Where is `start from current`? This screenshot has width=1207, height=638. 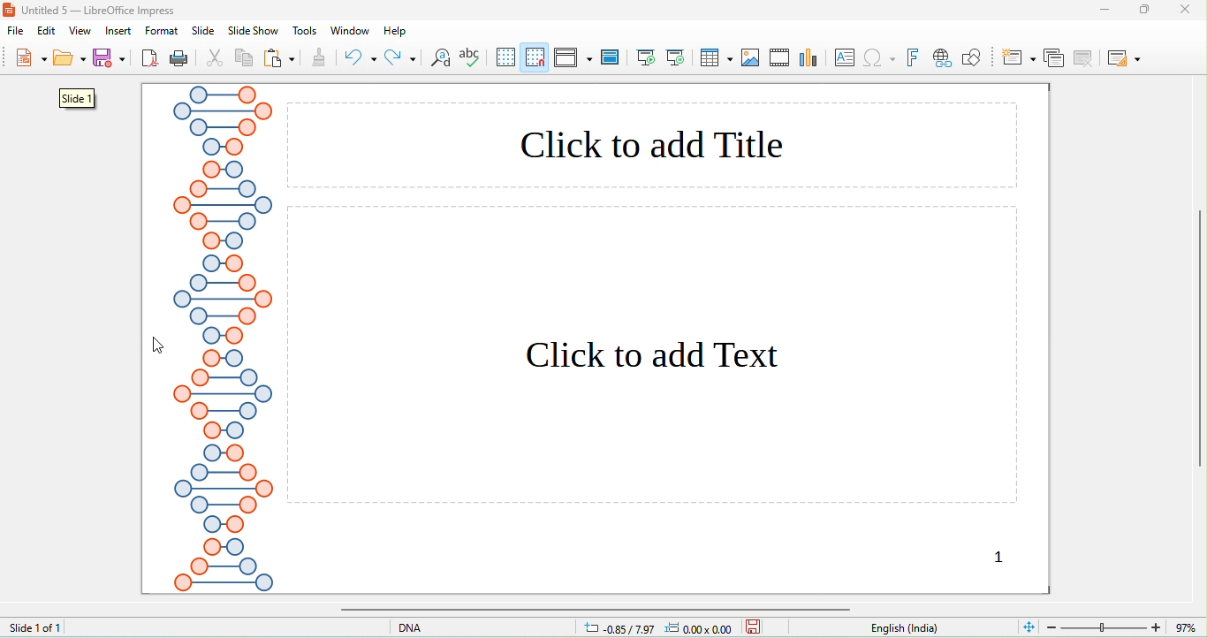 start from current is located at coordinates (675, 56).